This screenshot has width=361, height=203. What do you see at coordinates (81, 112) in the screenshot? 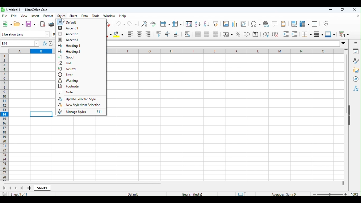
I see `Manage styles F11` at bounding box center [81, 112].